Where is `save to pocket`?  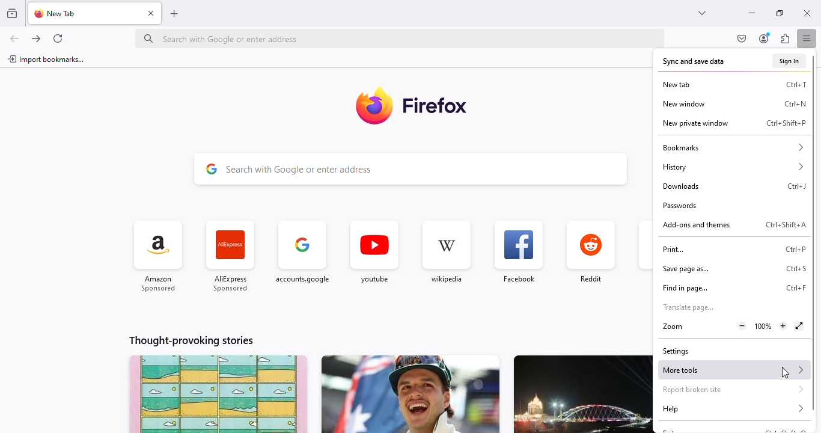 save to pocket is located at coordinates (742, 38).